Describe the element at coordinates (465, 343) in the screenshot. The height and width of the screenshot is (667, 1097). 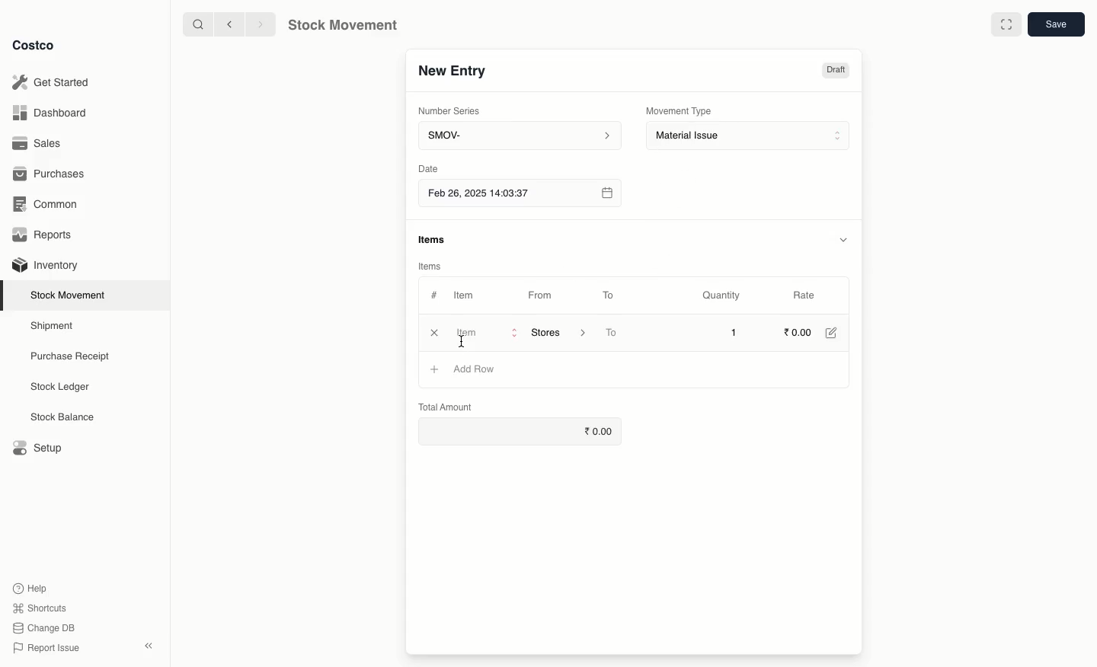
I see `cursor` at that location.